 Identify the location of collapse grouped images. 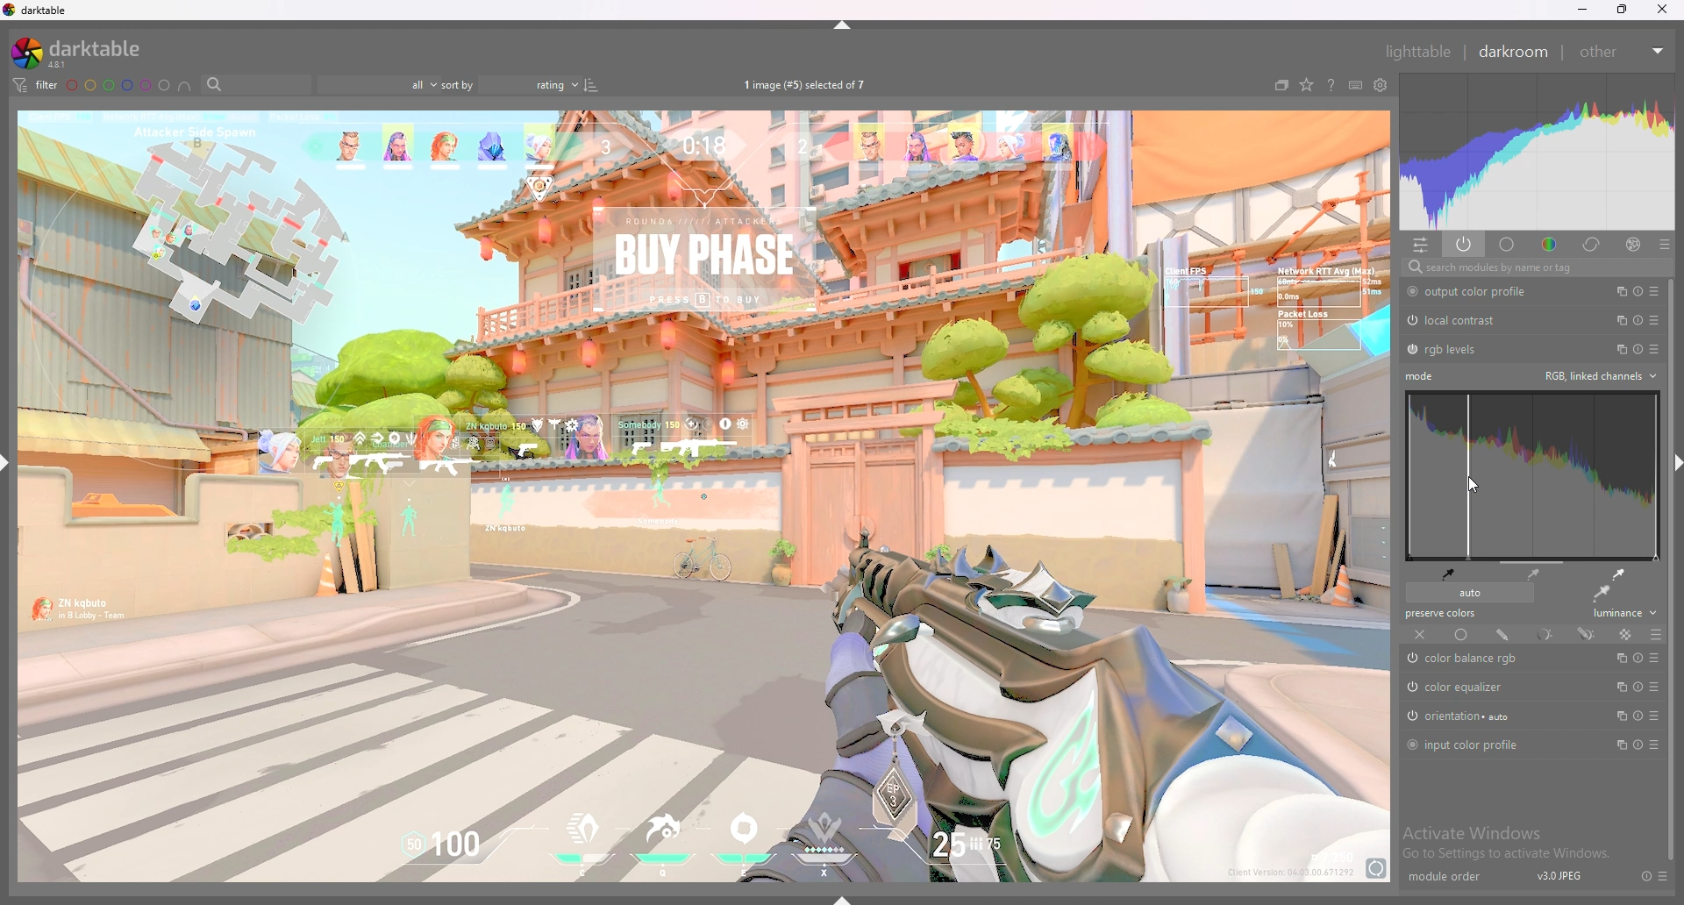
(1282, 86).